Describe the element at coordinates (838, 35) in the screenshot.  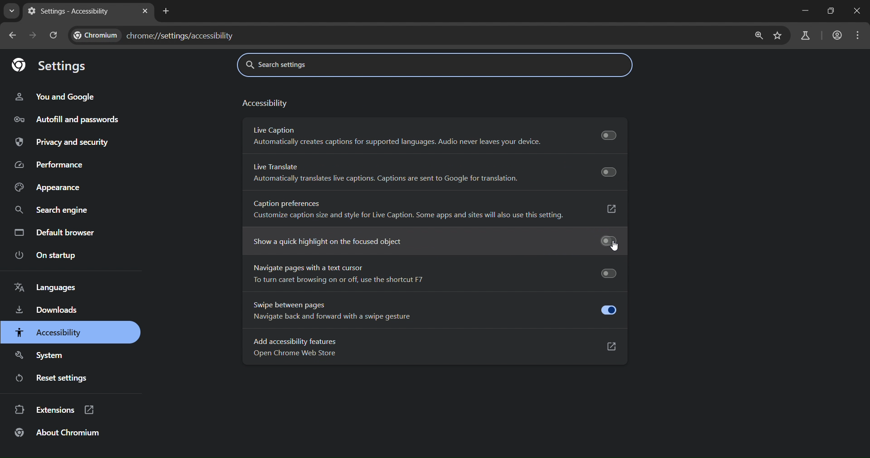
I see `accounts` at that location.